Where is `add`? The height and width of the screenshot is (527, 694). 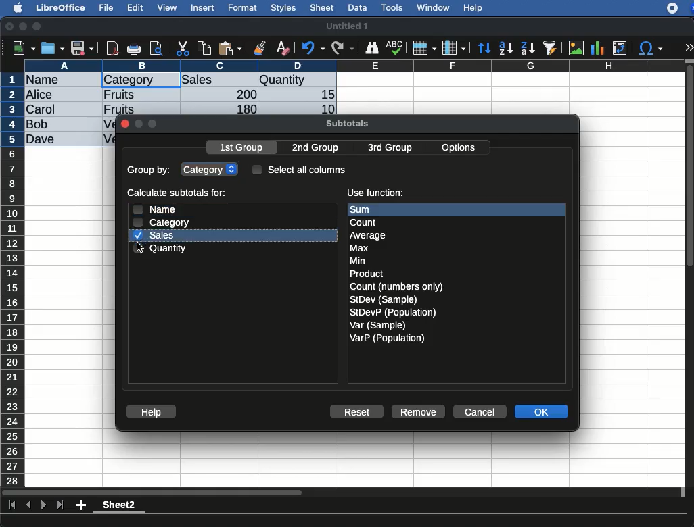 add is located at coordinates (82, 505).